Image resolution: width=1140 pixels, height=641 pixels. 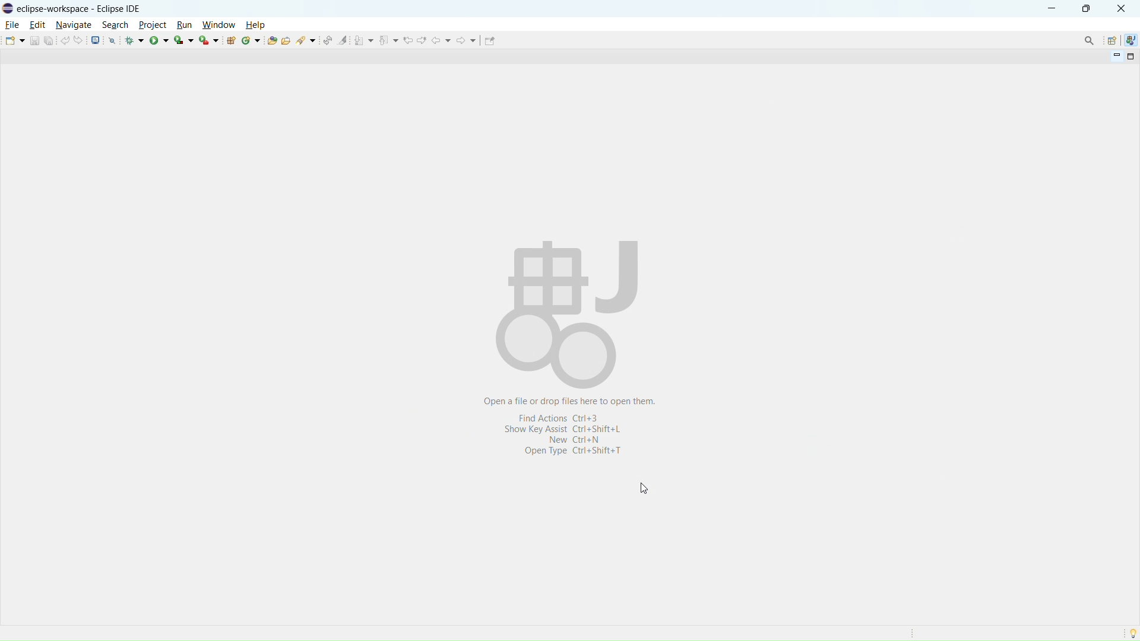 I want to click on redo, so click(x=78, y=40).